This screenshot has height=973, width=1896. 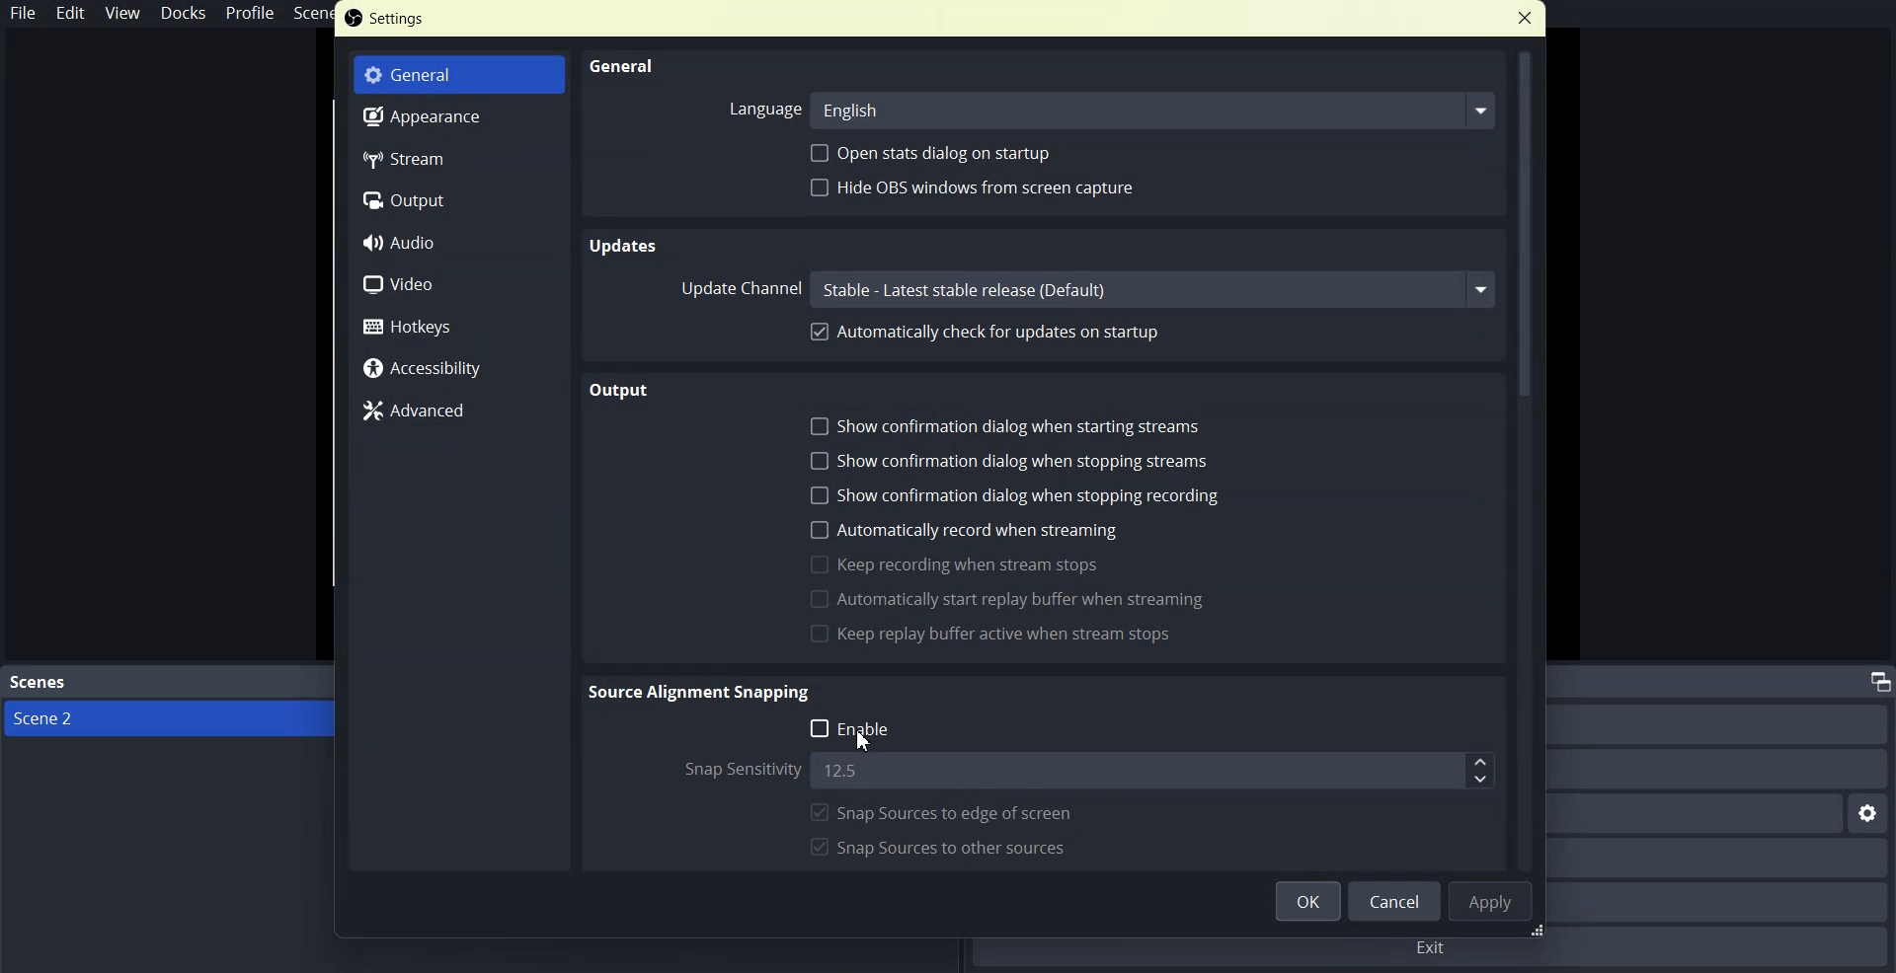 I want to click on Hotkeys, so click(x=459, y=323).